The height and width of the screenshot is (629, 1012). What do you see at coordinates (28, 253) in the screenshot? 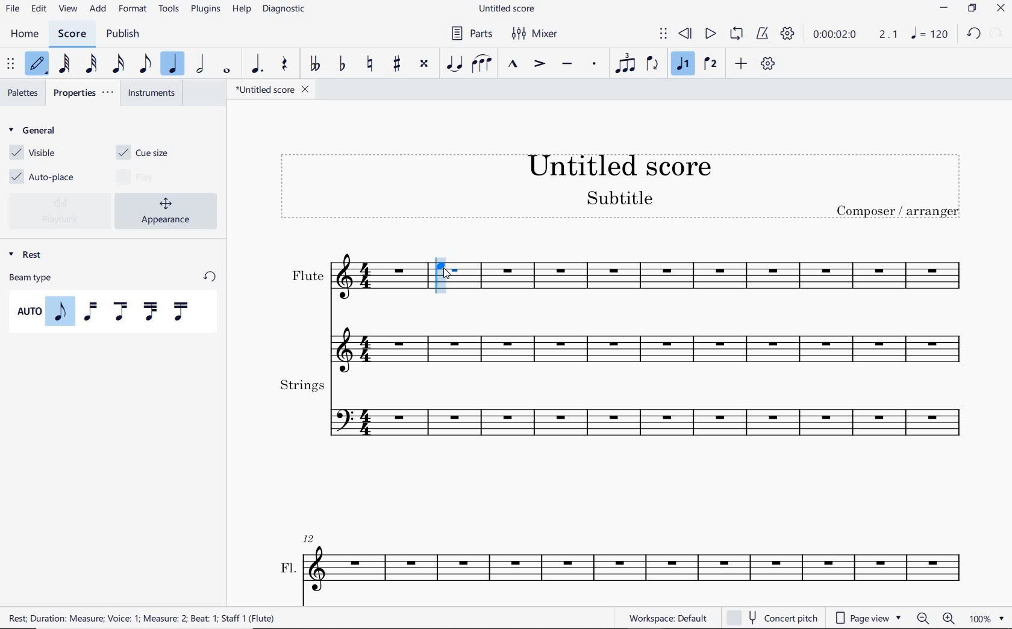
I see `REST` at bounding box center [28, 253].